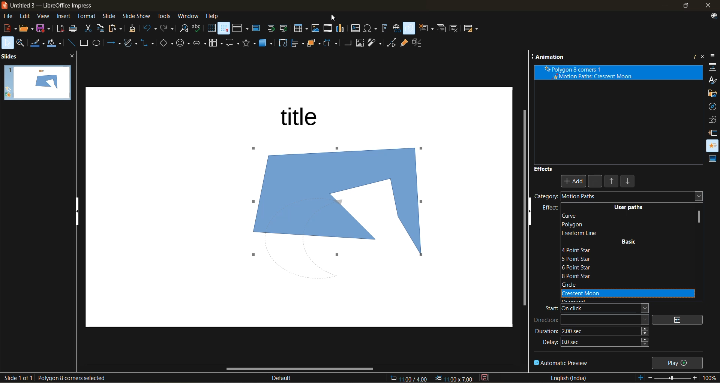  I want to click on slide show, so click(136, 17).